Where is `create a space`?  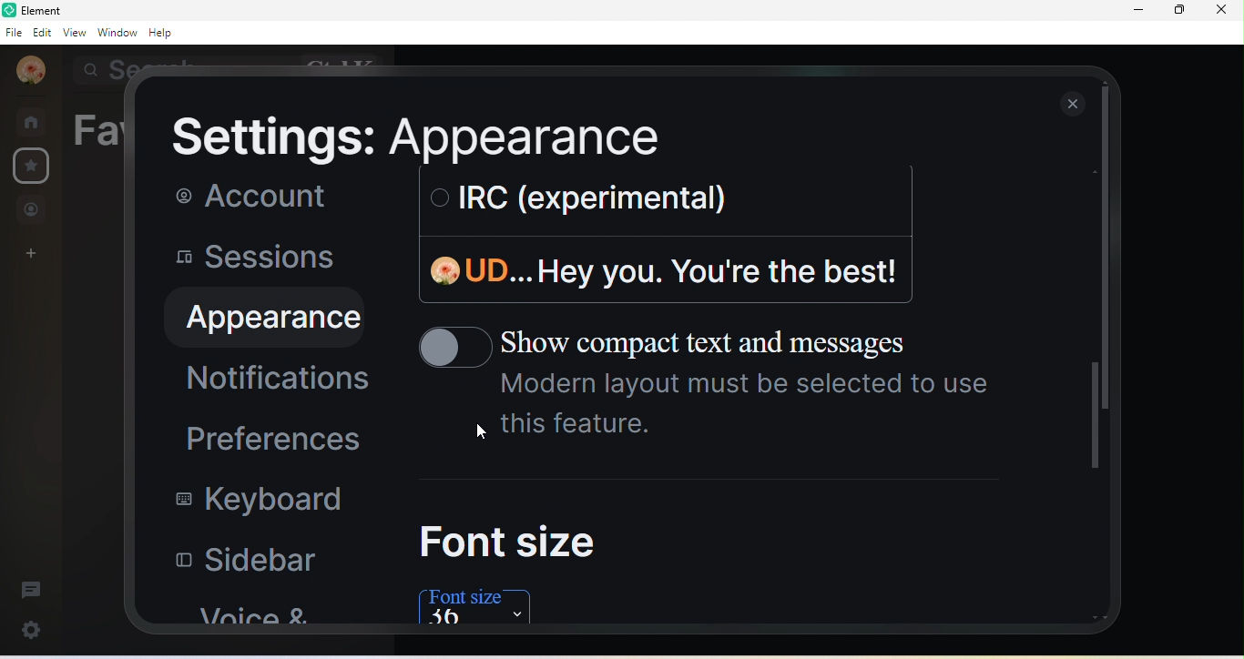
create a space is located at coordinates (32, 255).